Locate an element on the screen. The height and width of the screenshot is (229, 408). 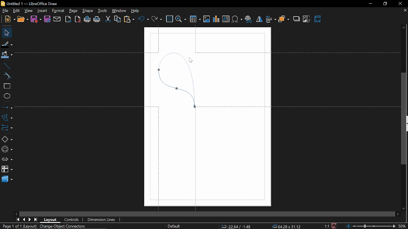
grid is located at coordinates (169, 19).